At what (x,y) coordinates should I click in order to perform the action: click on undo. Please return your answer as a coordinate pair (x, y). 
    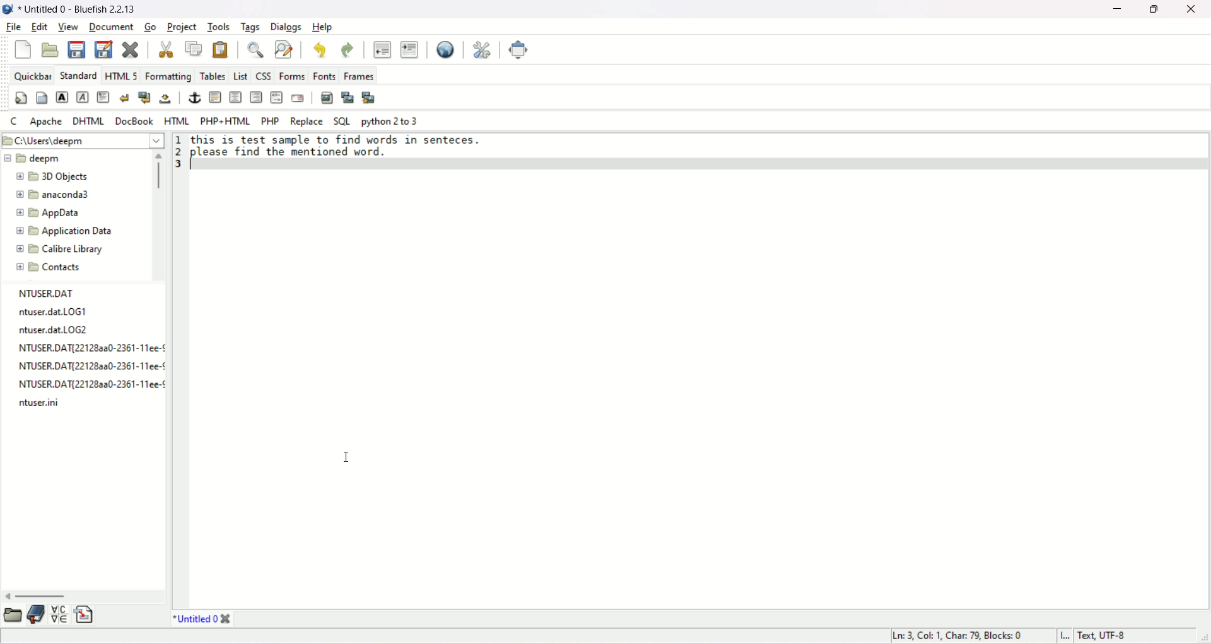
    Looking at the image, I should click on (320, 49).